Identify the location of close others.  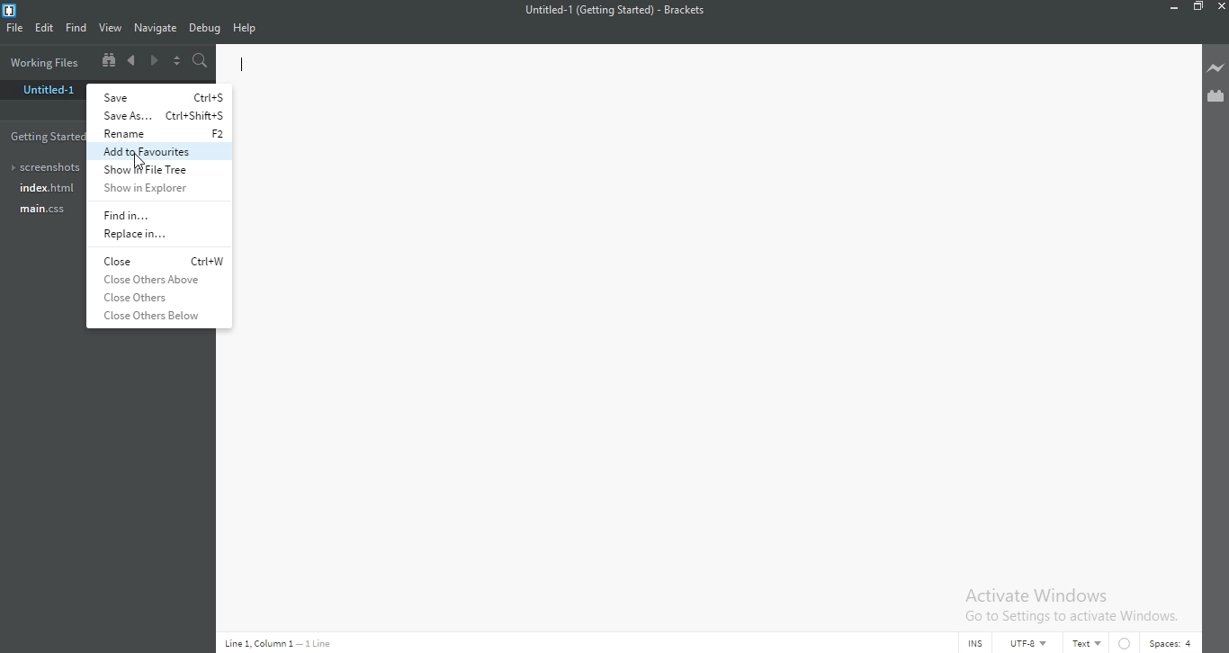
(162, 299).